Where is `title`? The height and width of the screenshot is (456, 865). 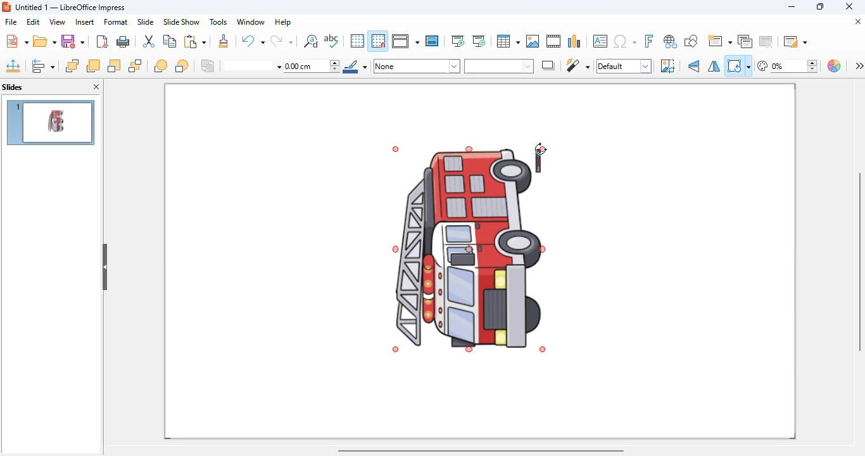 title is located at coordinates (70, 8).